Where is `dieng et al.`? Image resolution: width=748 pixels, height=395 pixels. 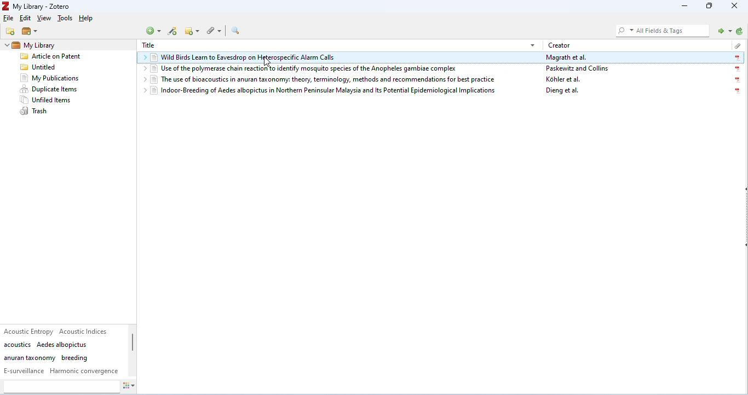
dieng et al. is located at coordinates (563, 91).